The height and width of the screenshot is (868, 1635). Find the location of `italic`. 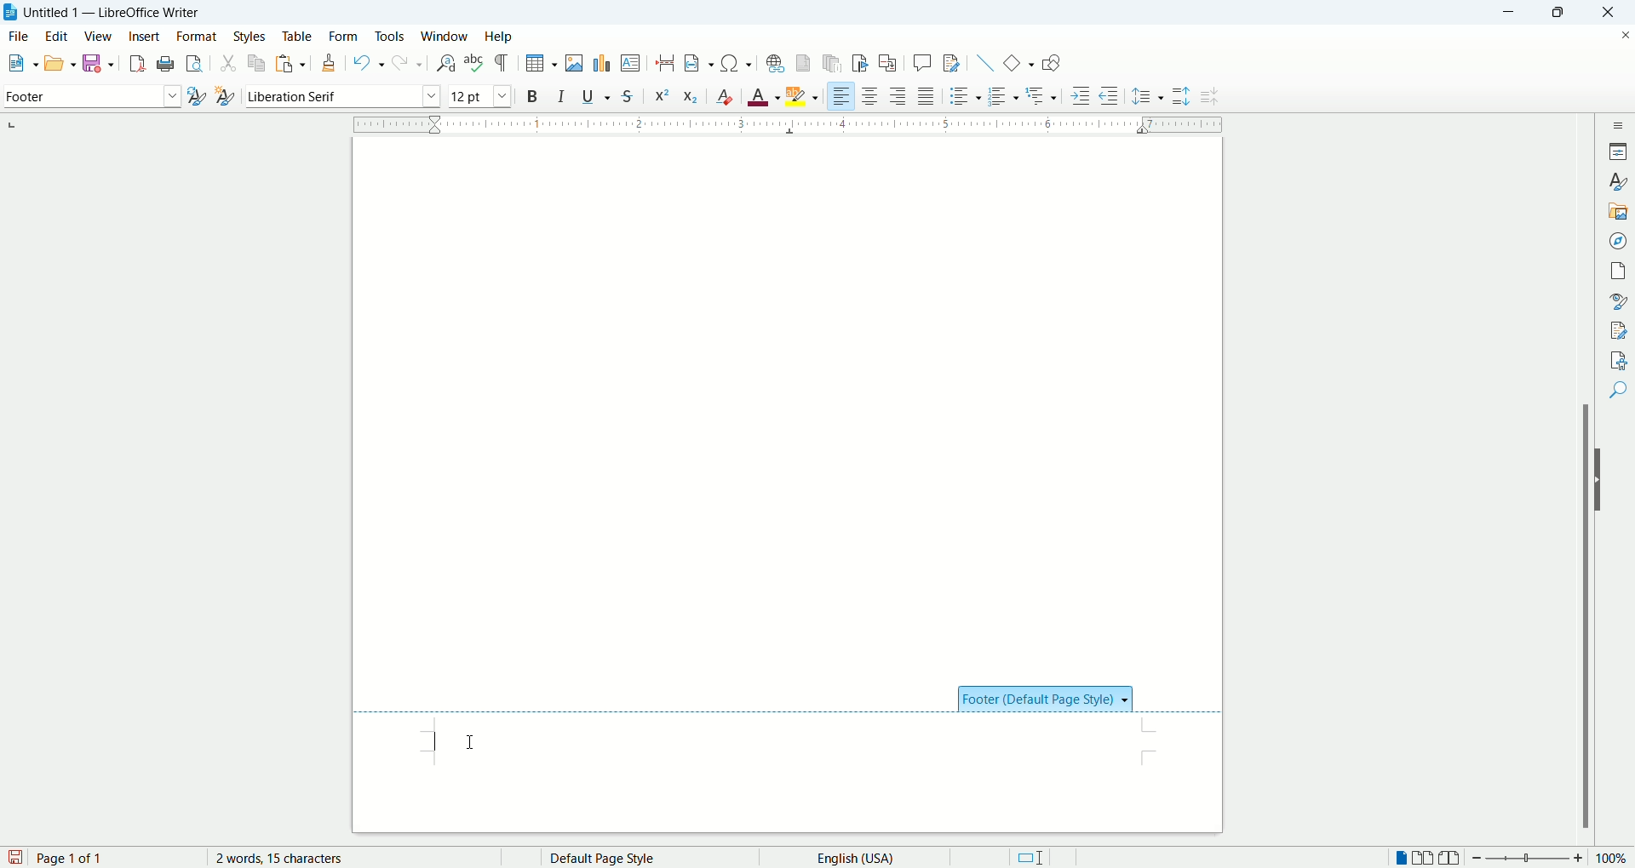

italic is located at coordinates (562, 95).